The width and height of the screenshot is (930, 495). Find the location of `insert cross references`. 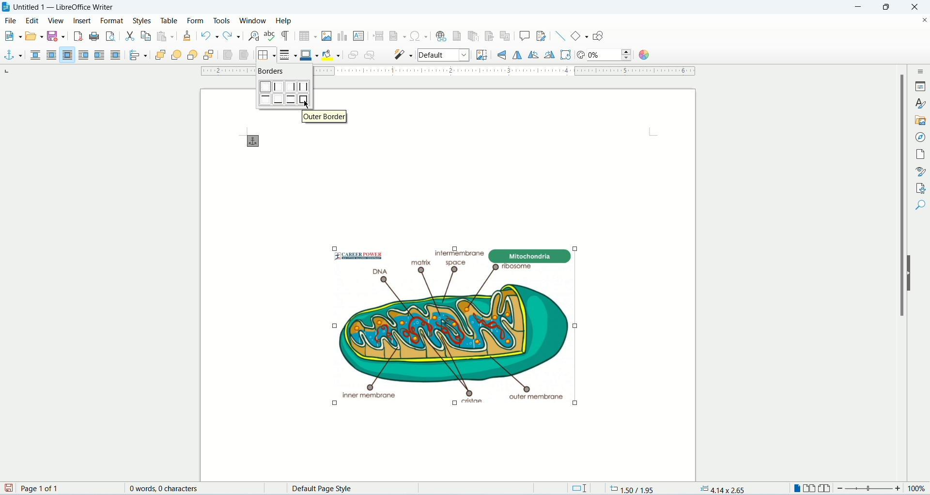

insert cross references is located at coordinates (505, 36).